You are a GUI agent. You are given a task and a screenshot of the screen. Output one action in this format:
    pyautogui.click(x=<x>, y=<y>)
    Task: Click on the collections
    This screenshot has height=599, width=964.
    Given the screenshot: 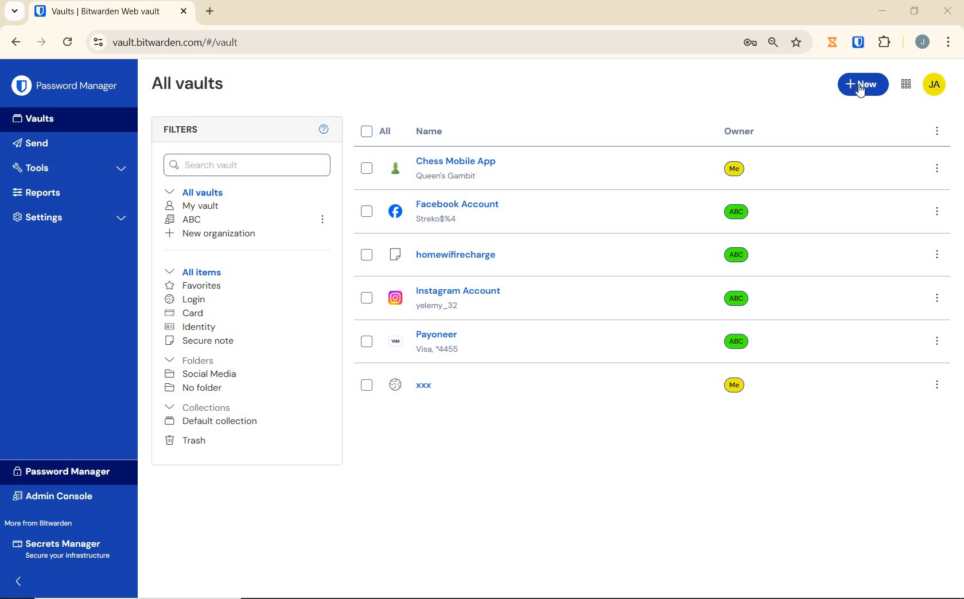 What is the action you would take?
    pyautogui.click(x=199, y=406)
    